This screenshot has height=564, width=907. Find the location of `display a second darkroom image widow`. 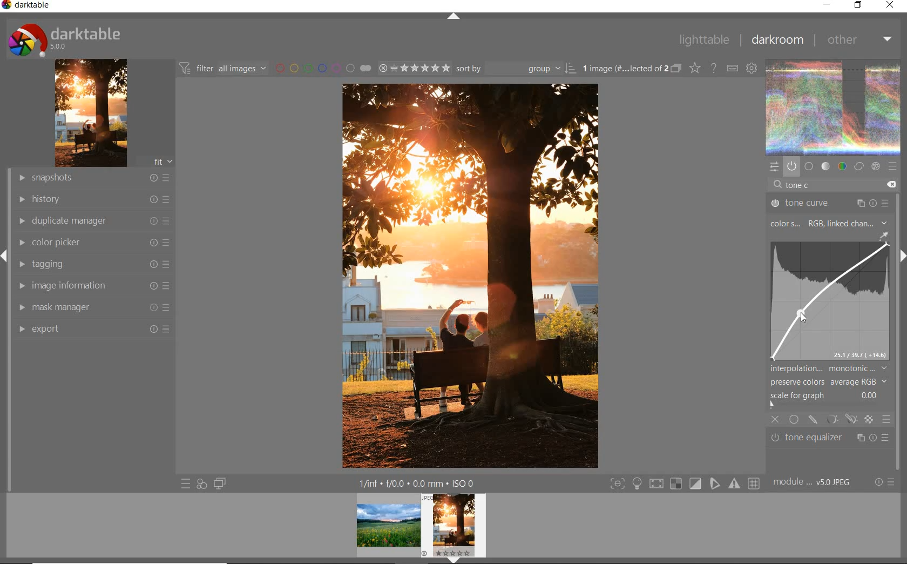

display a second darkroom image widow is located at coordinates (220, 484).